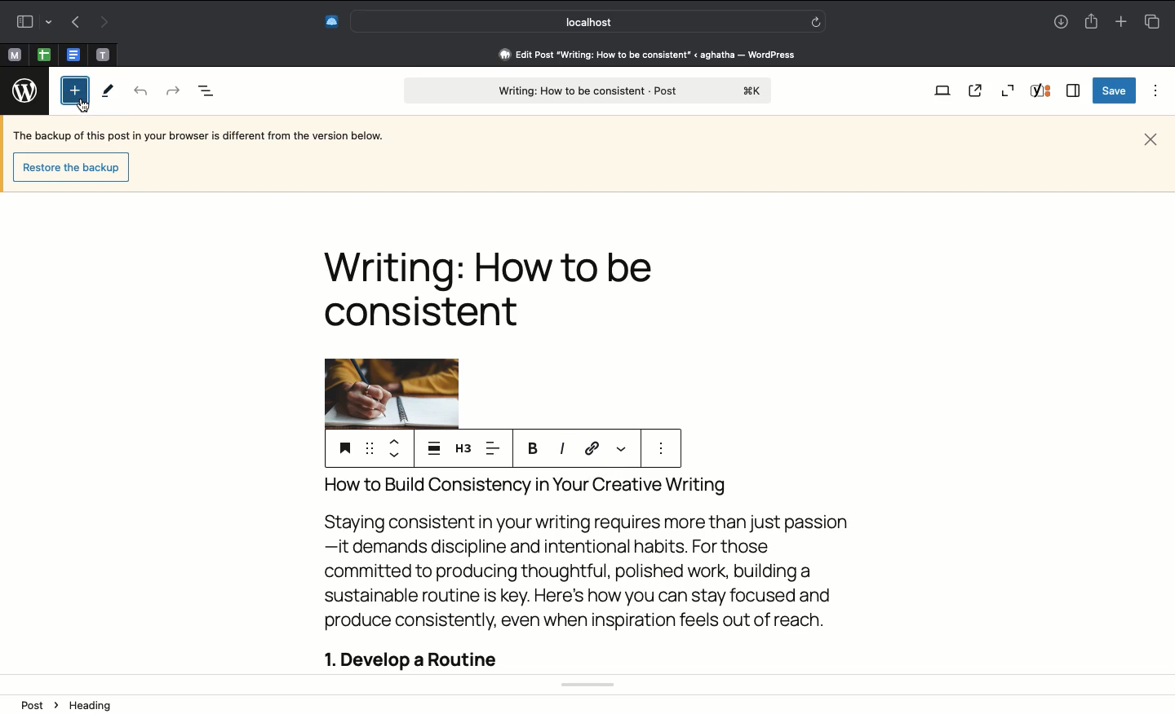  What do you see at coordinates (584, 90) in the screenshot?
I see `Post` at bounding box center [584, 90].